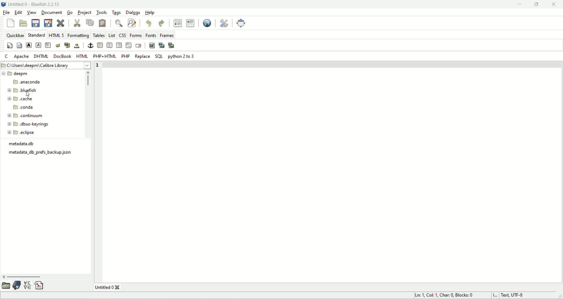 Image resolution: width=563 pixels, height=299 pixels. I want to click on replace, so click(143, 56).